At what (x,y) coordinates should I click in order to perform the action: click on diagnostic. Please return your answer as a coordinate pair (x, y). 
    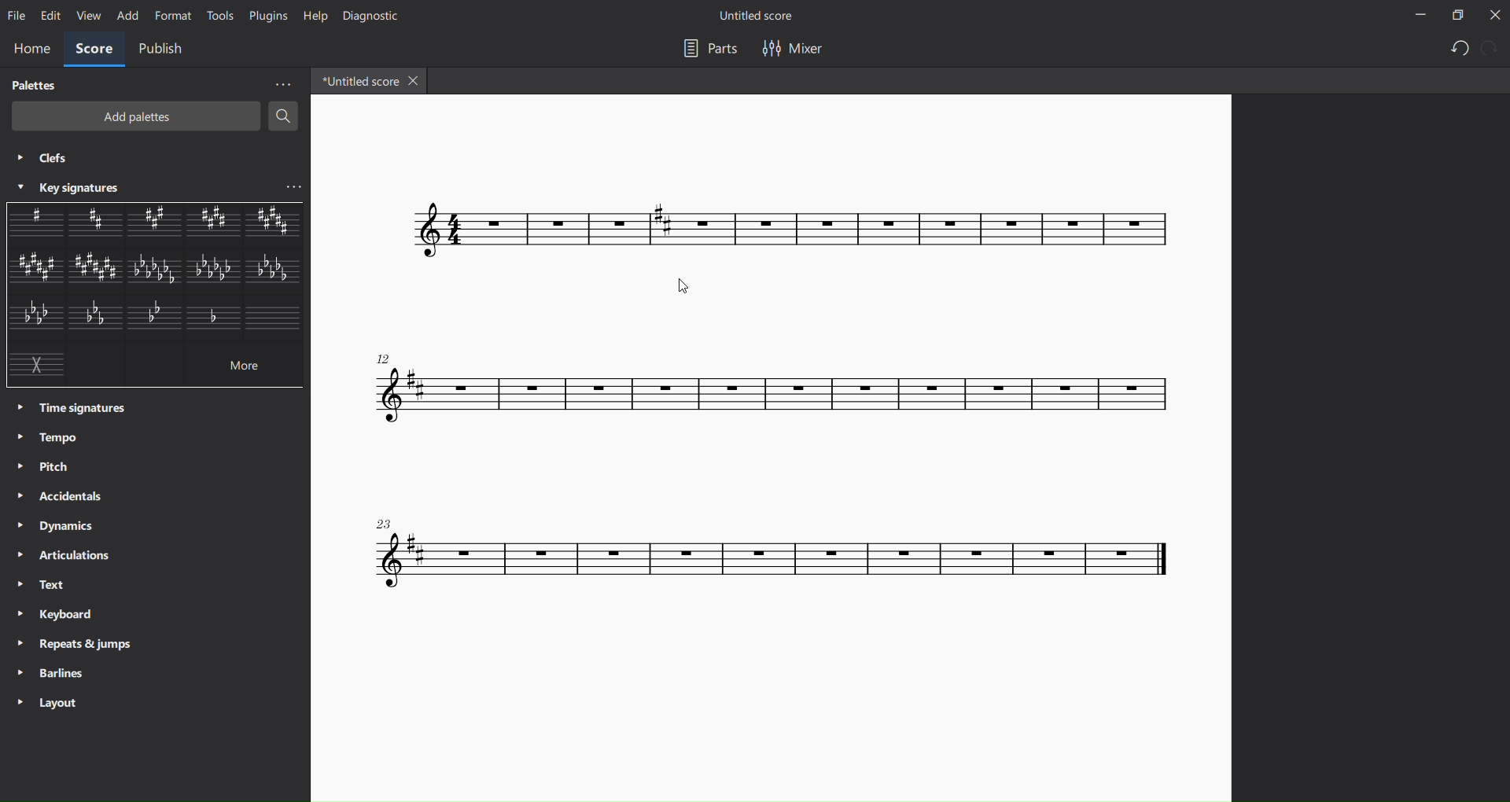
    Looking at the image, I should click on (374, 17).